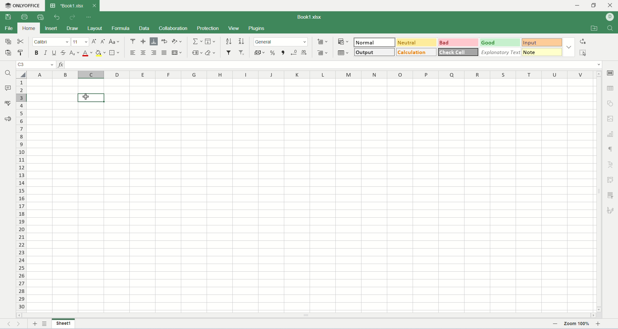  What do you see at coordinates (584, 52) in the screenshot?
I see `select all` at bounding box center [584, 52].